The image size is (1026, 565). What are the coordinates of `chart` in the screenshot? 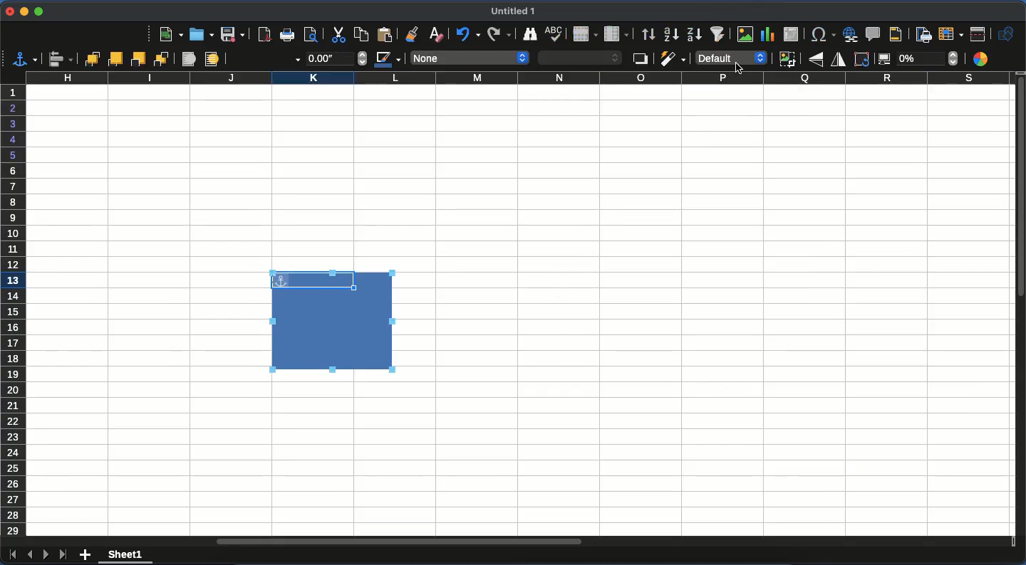 It's located at (770, 35).